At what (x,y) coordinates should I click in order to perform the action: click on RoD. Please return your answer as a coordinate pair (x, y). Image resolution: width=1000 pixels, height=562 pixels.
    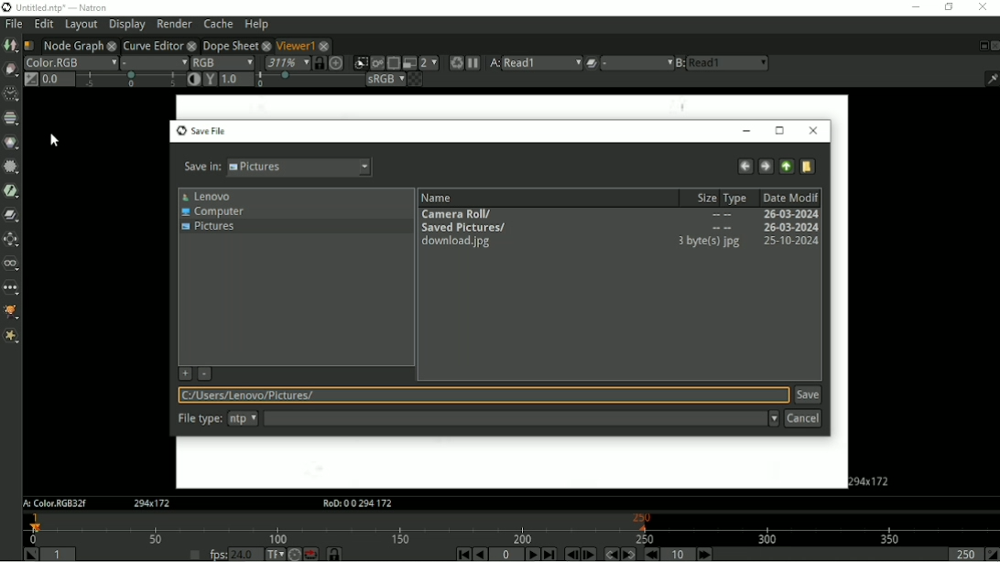
    Looking at the image, I should click on (357, 503).